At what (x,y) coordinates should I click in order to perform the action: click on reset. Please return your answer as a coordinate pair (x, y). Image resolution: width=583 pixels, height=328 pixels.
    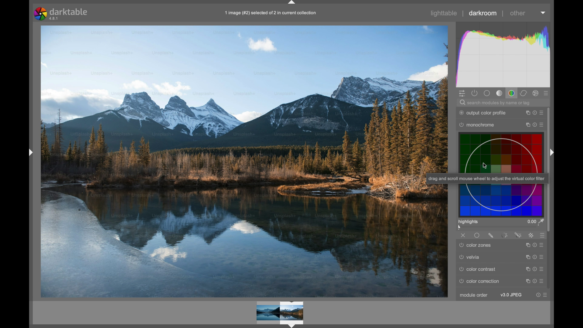
    Looking at the image, I should click on (534, 112).